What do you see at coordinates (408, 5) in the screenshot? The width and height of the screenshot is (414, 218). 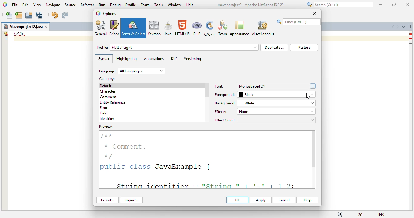 I see `close` at bounding box center [408, 5].